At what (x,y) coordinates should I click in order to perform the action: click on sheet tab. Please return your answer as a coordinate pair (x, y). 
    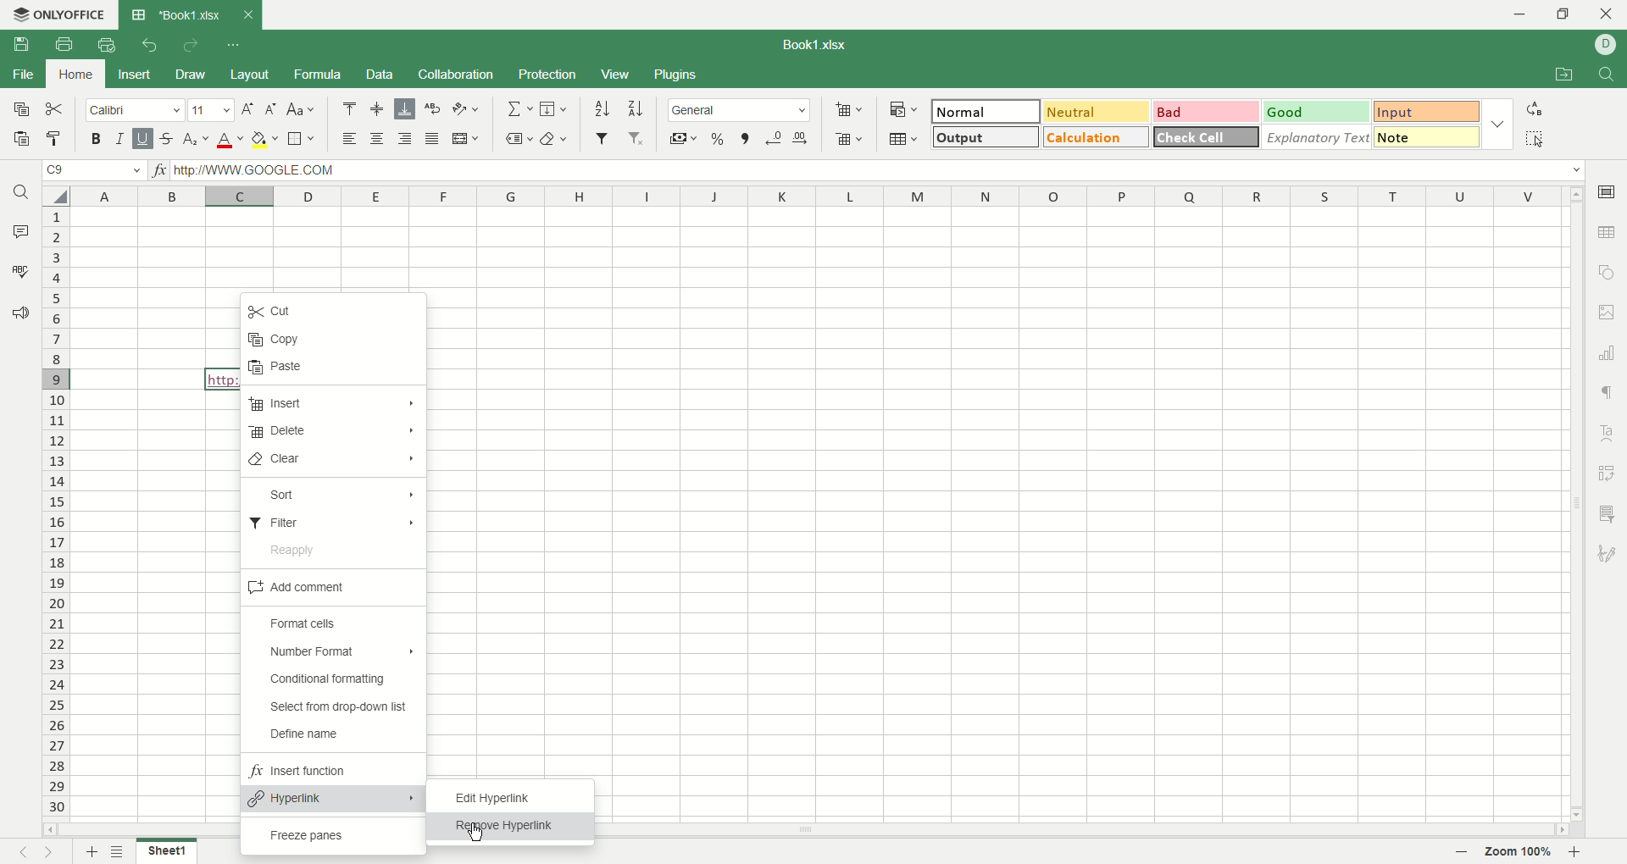
    Looking at the image, I should click on (174, 14).